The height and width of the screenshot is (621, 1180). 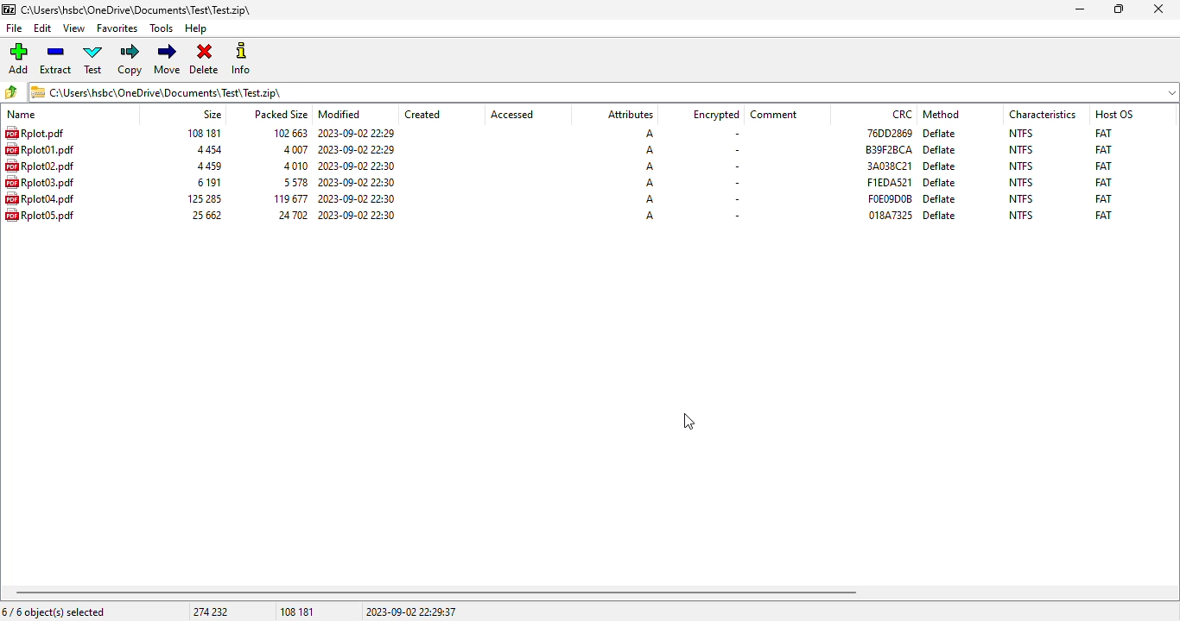 What do you see at coordinates (889, 166) in the screenshot?
I see `CRC` at bounding box center [889, 166].